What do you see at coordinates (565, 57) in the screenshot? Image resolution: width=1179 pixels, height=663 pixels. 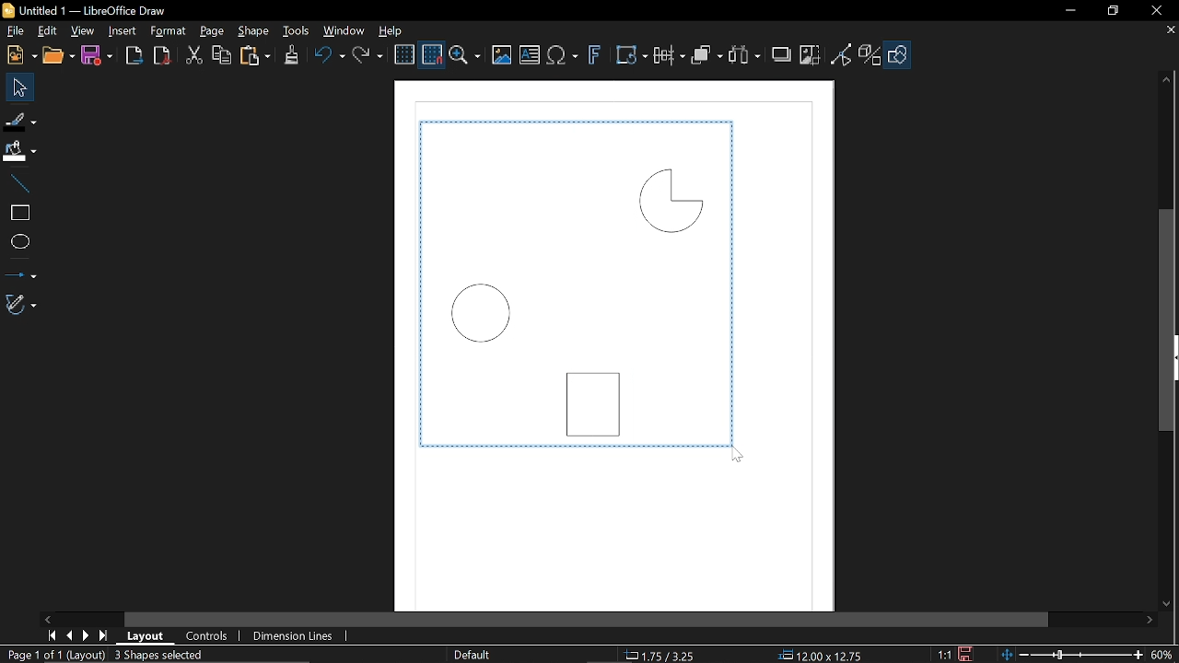 I see `insert equation` at bounding box center [565, 57].